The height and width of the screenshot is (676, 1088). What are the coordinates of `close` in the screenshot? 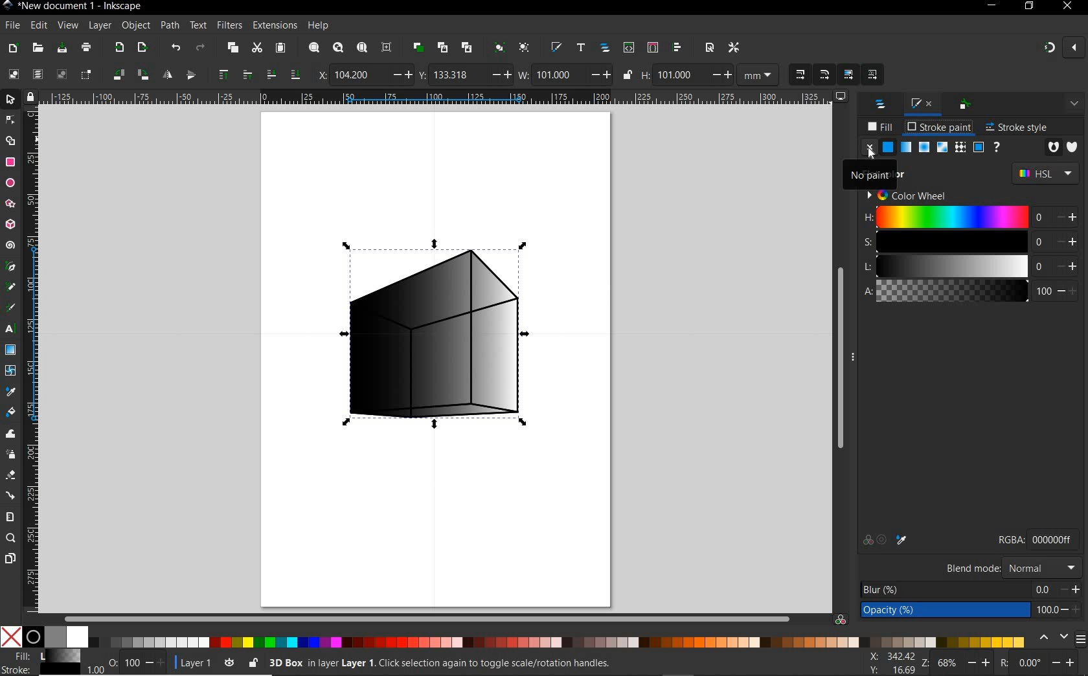 It's located at (1076, 49).